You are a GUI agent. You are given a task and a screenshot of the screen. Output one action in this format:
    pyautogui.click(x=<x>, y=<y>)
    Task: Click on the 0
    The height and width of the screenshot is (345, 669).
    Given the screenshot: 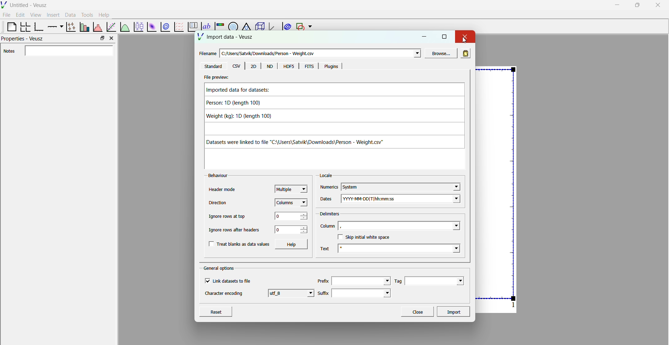 What is the action you would take?
    pyautogui.click(x=282, y=216)
    